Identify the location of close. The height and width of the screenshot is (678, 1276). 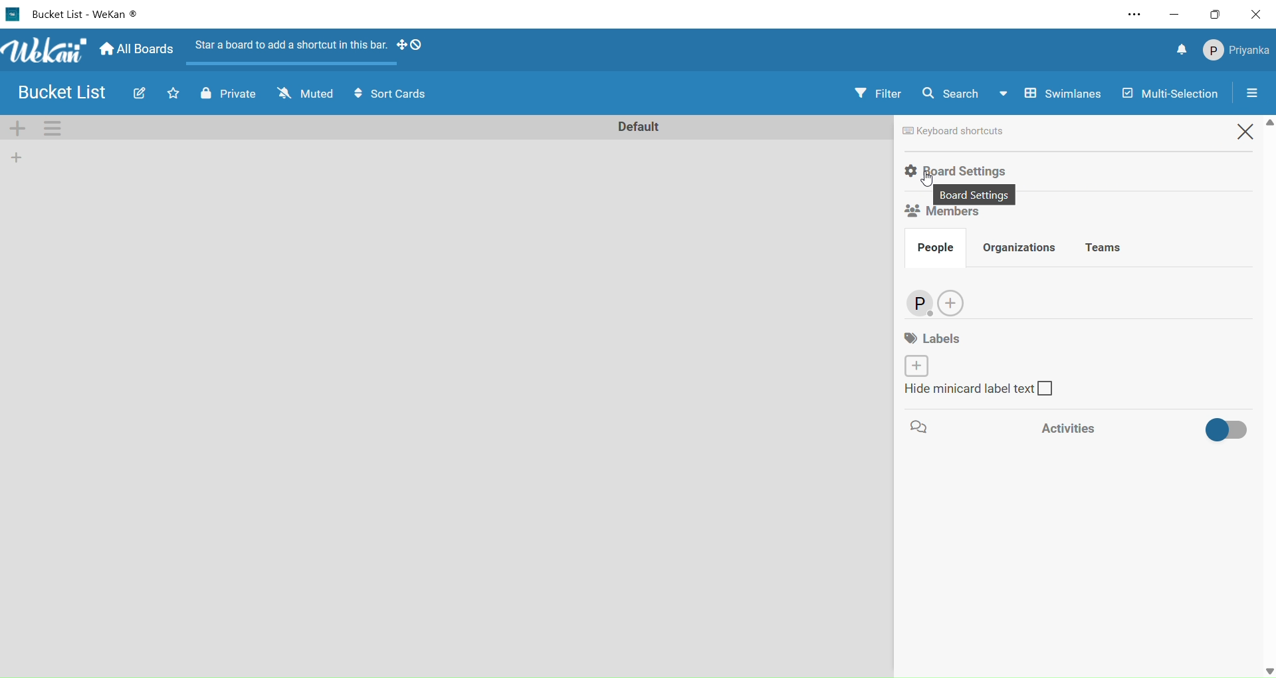
(1248, 134).